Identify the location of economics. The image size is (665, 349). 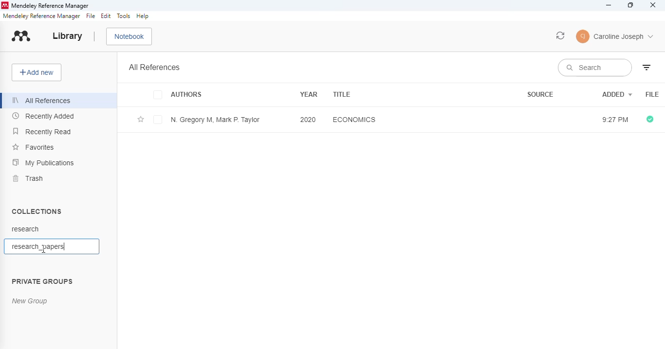
(354, 119).